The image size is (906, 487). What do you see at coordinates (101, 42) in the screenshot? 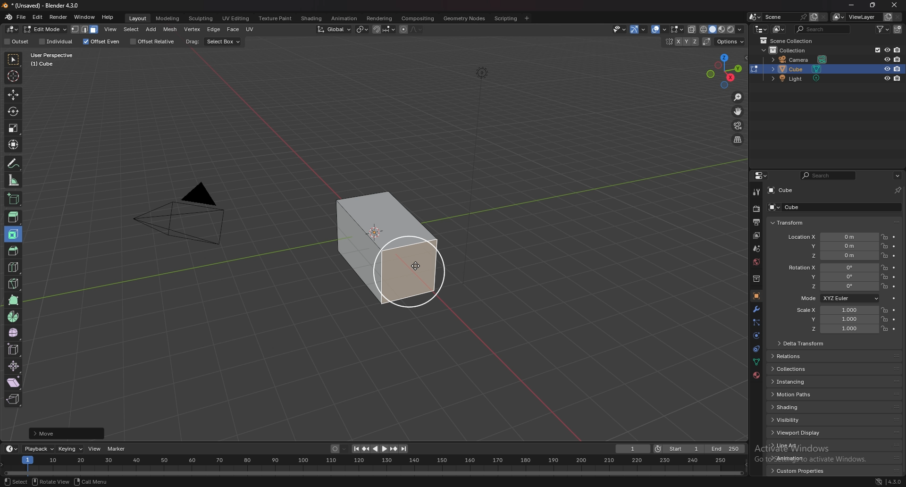
I see `offset even` at bounding box center [101, 42].